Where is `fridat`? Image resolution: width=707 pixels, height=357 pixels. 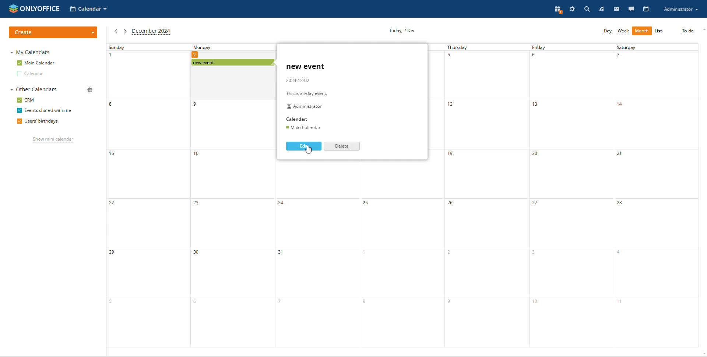 fridat is located at coordinates (570, 195).